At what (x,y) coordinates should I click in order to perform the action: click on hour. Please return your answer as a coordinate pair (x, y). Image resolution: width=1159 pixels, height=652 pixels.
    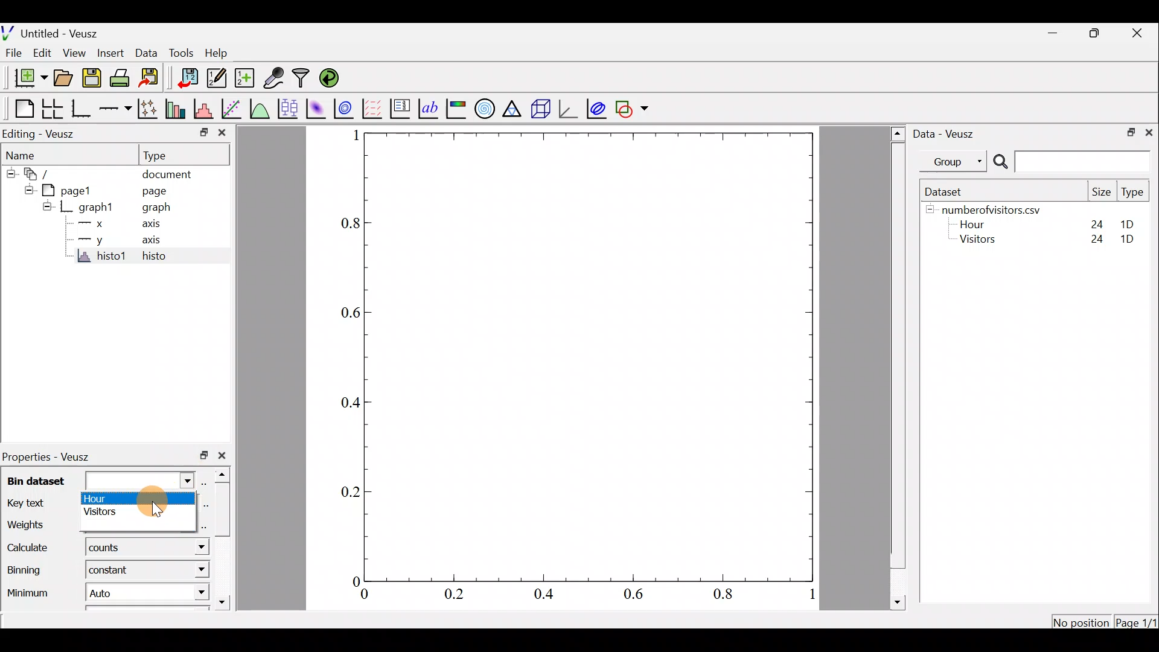
    Looking at the image, I should click on (124, 498).